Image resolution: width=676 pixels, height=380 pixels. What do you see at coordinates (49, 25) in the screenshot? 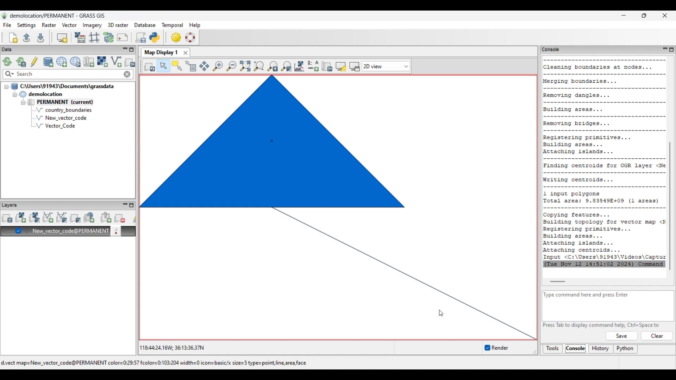
I see `Raster menu` at bounding box center [49, 25].